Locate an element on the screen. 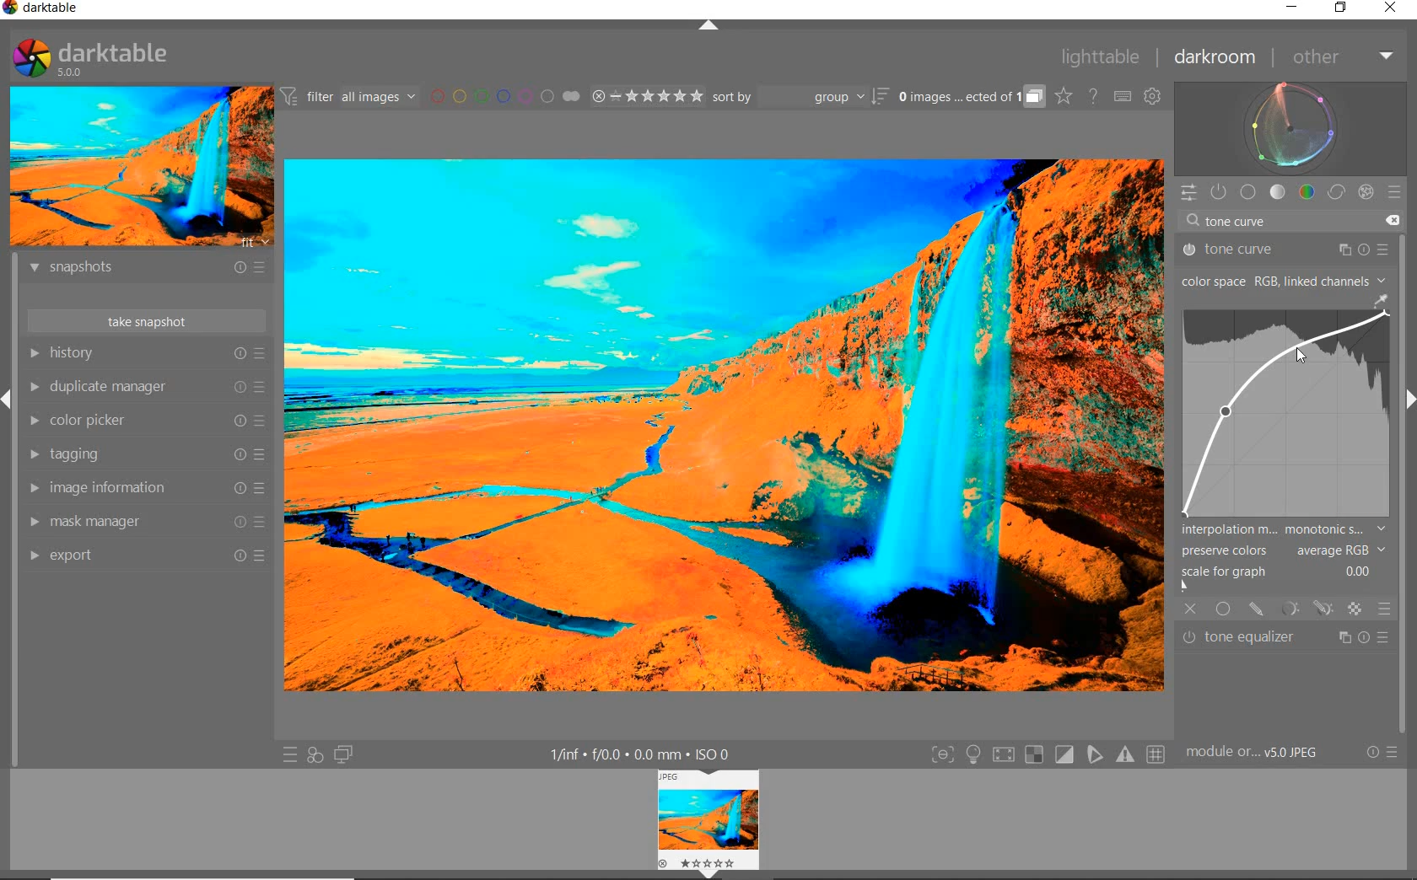  TONE CURVE is located at coordinates (1287, 405).